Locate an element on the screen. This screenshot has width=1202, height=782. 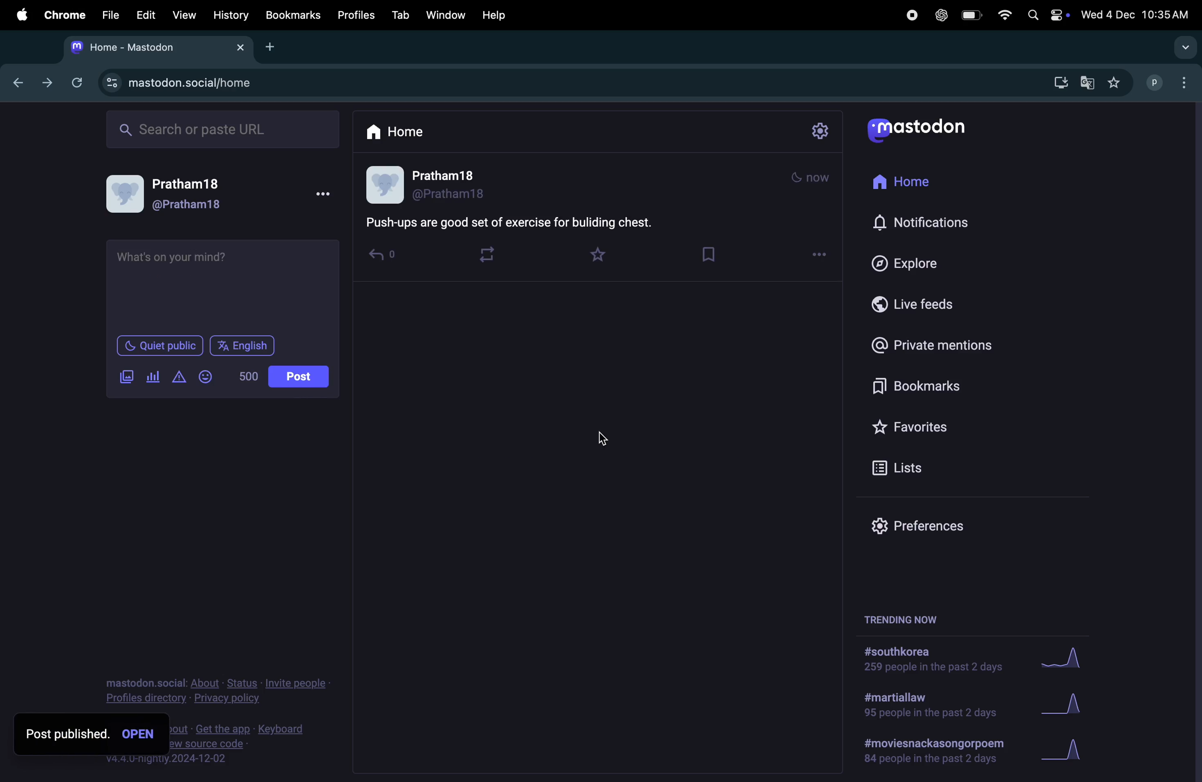
add images is located at coordinates (129, 377).